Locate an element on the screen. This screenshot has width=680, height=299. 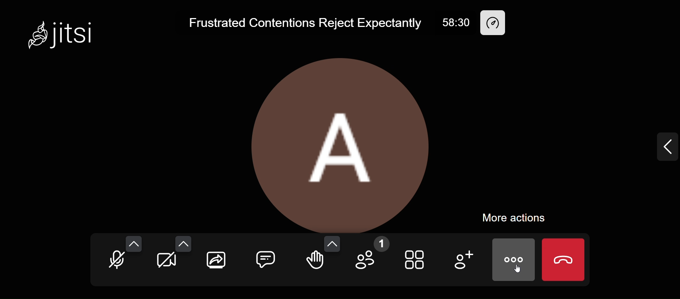
toggle view is located at coordinates (415, 259).